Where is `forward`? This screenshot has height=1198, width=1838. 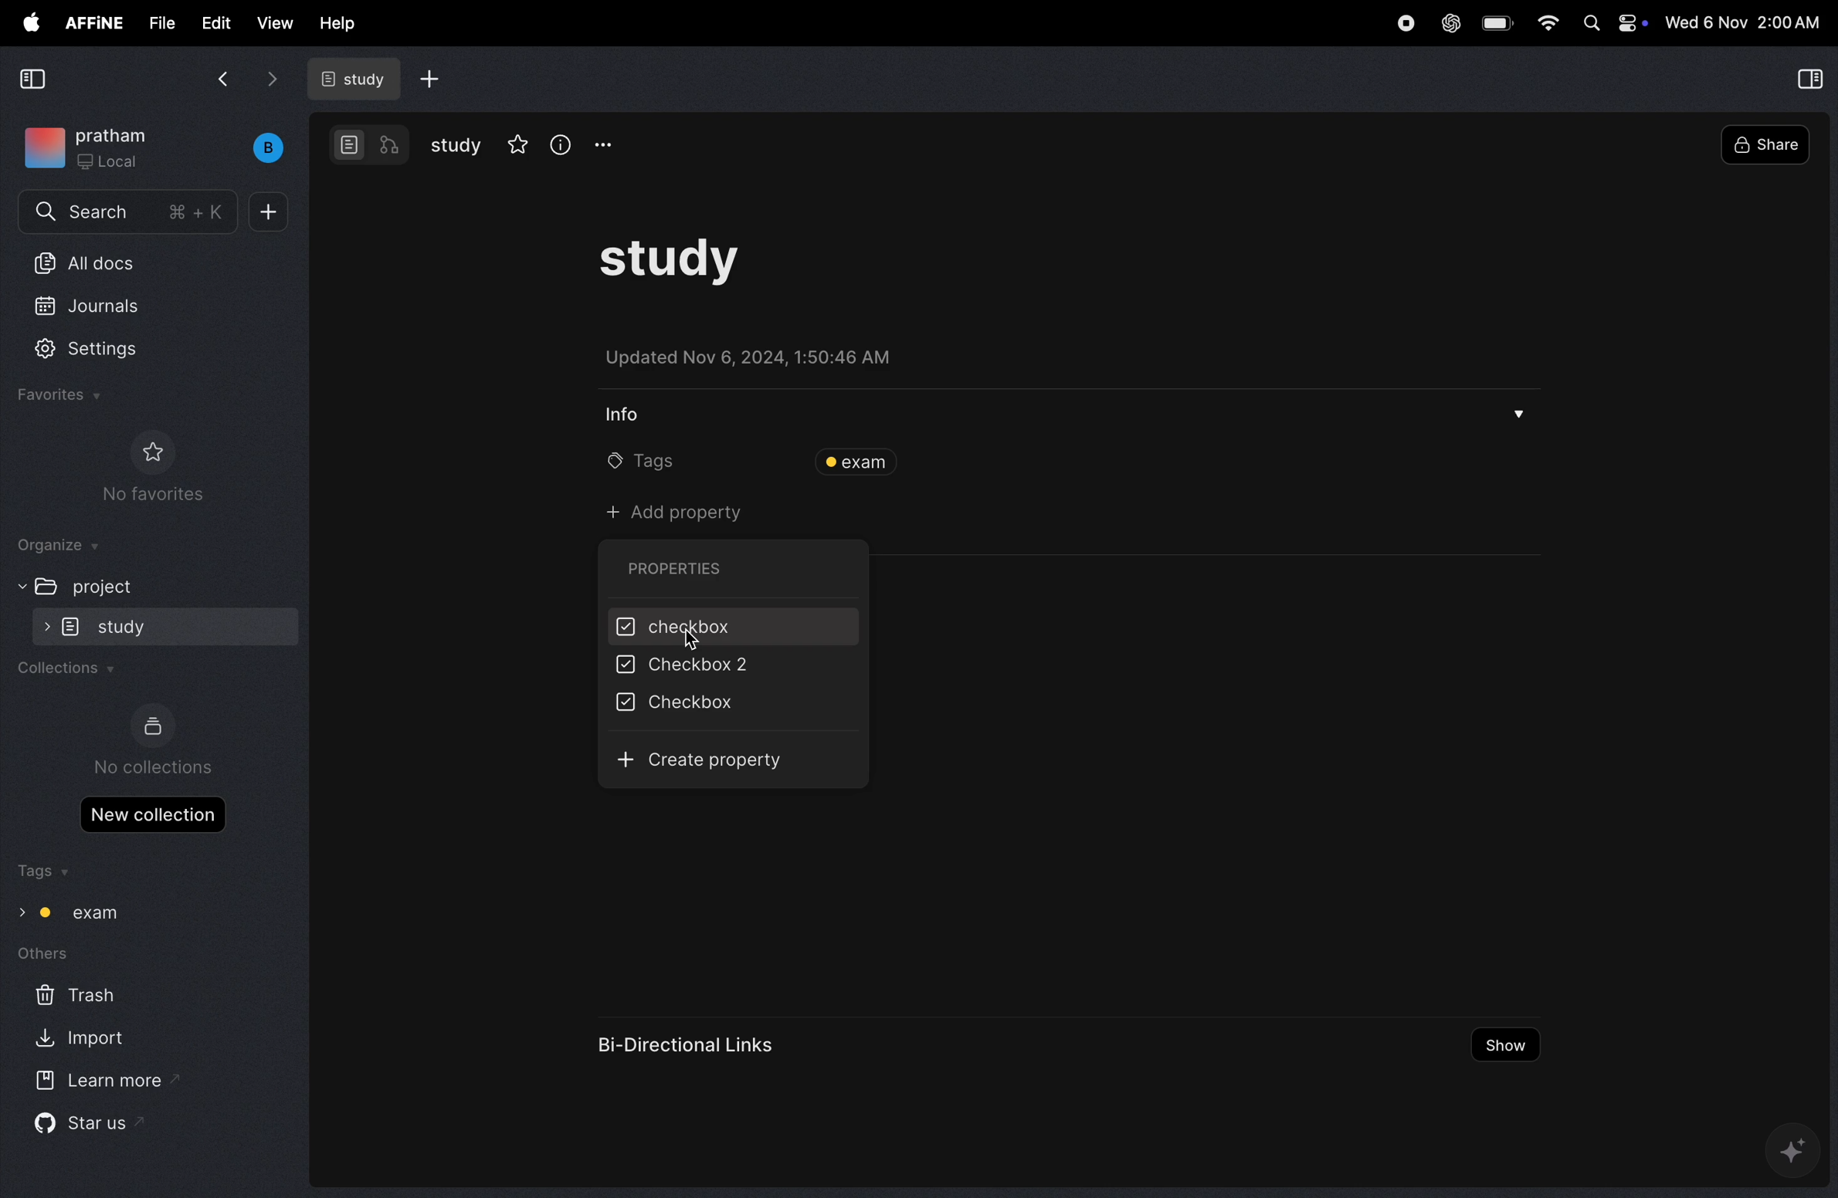 forward is located at coordinates (272, 81).